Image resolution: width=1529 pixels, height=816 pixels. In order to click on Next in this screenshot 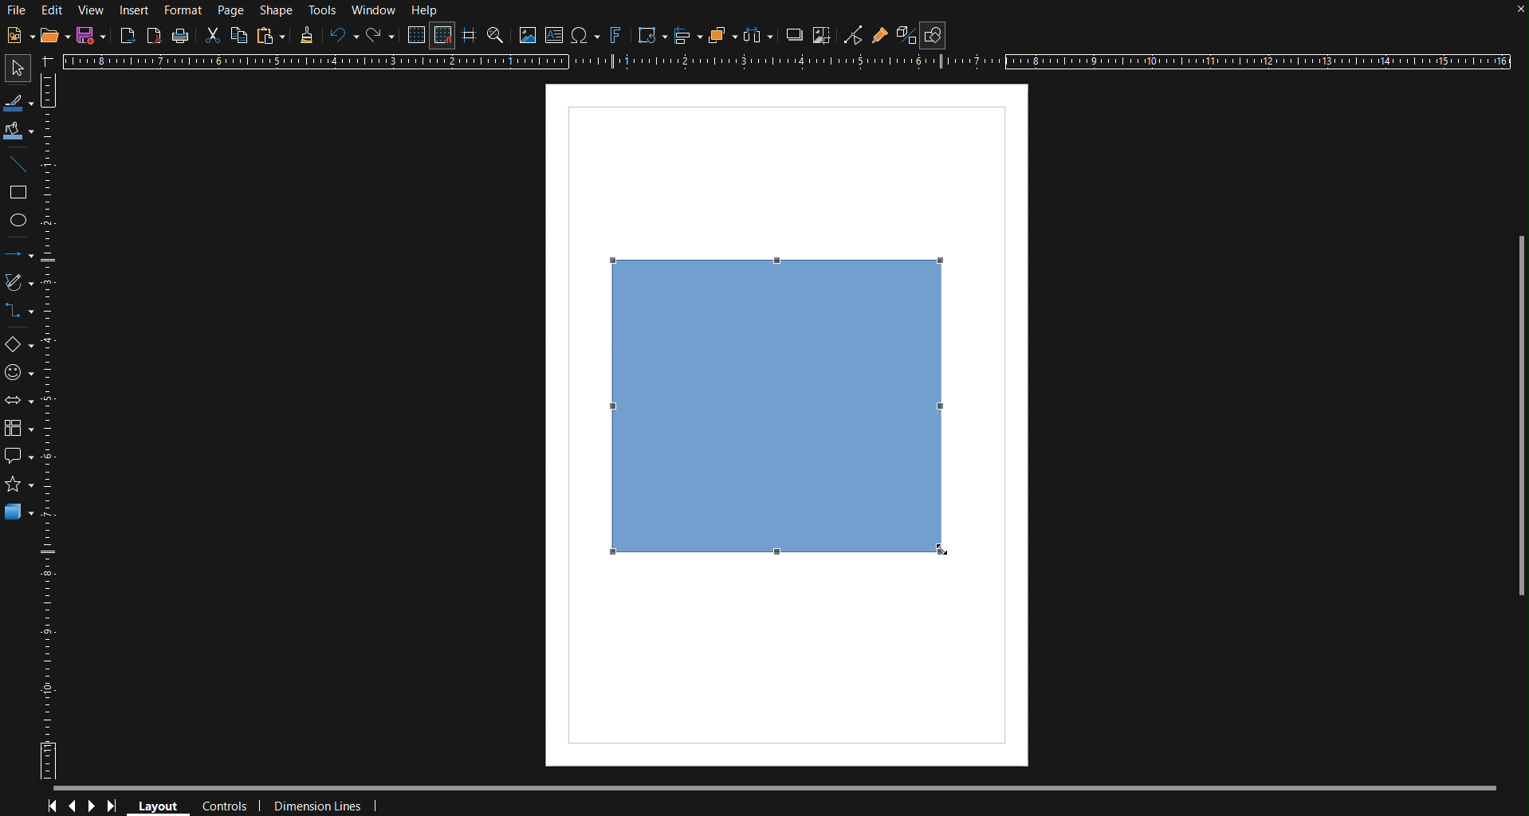, I will do `click(92, 806)`.